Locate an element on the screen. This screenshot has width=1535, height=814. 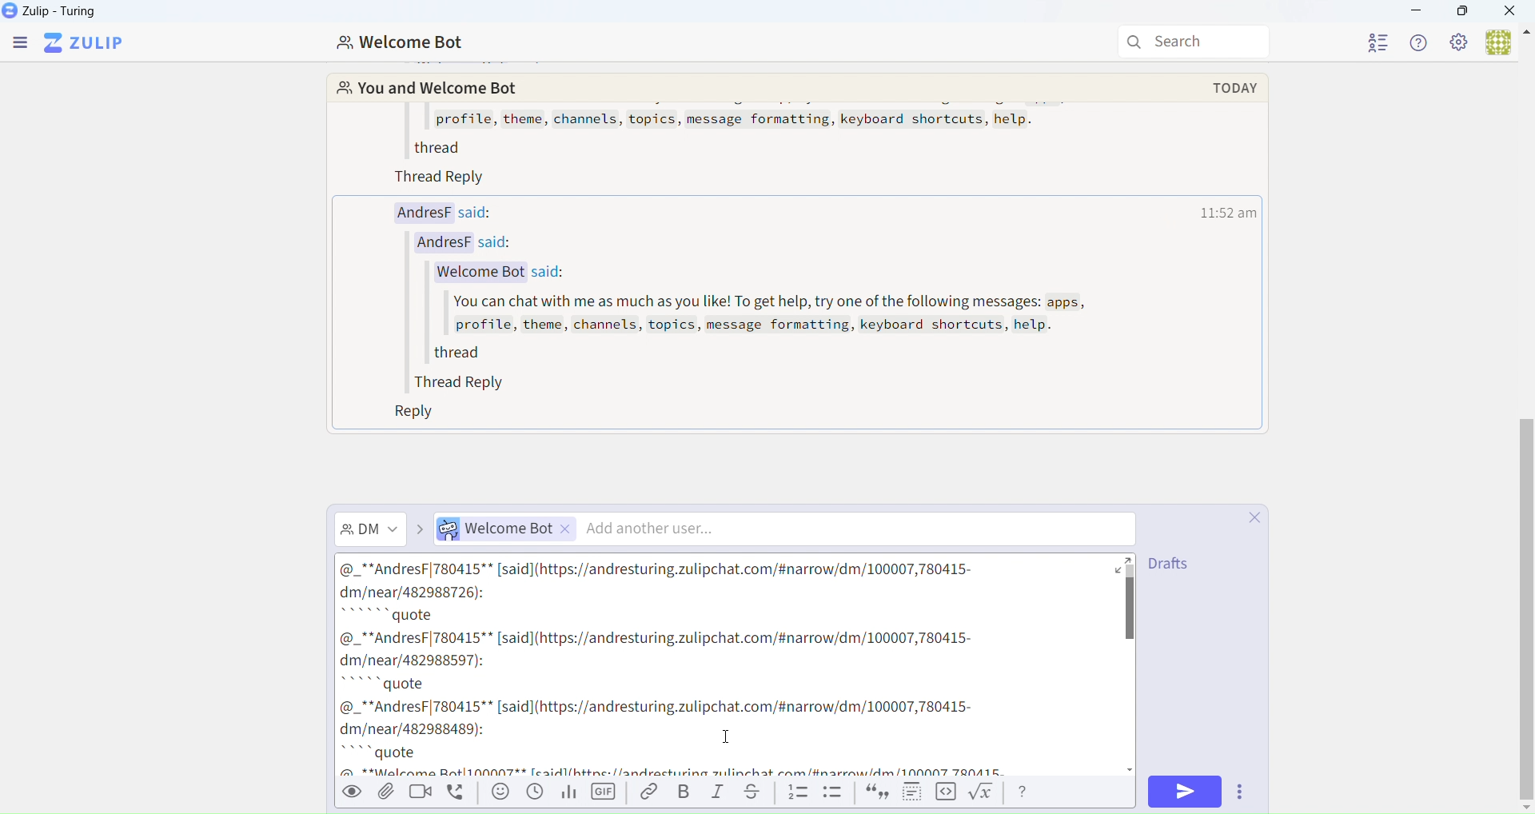
voicecall is located at coordinates (460, 795).